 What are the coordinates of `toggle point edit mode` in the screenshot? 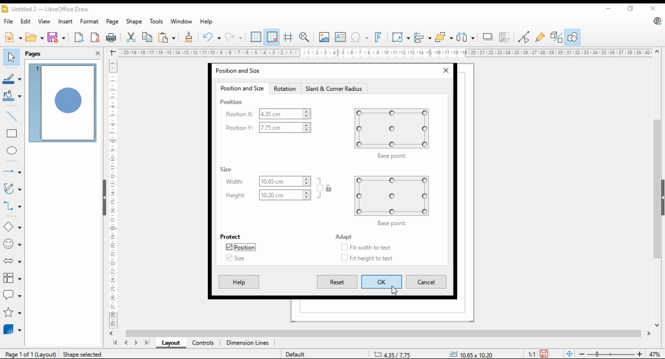 It's located at (523, 36).